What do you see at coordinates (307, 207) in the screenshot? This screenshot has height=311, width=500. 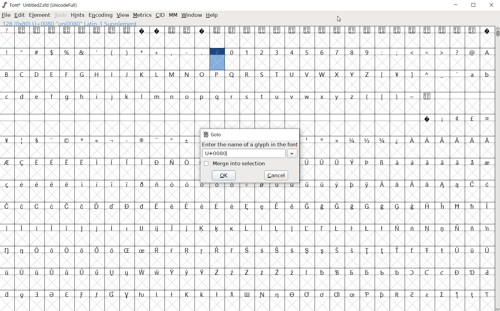 I see `glyph` at bounding box center [307, 207].